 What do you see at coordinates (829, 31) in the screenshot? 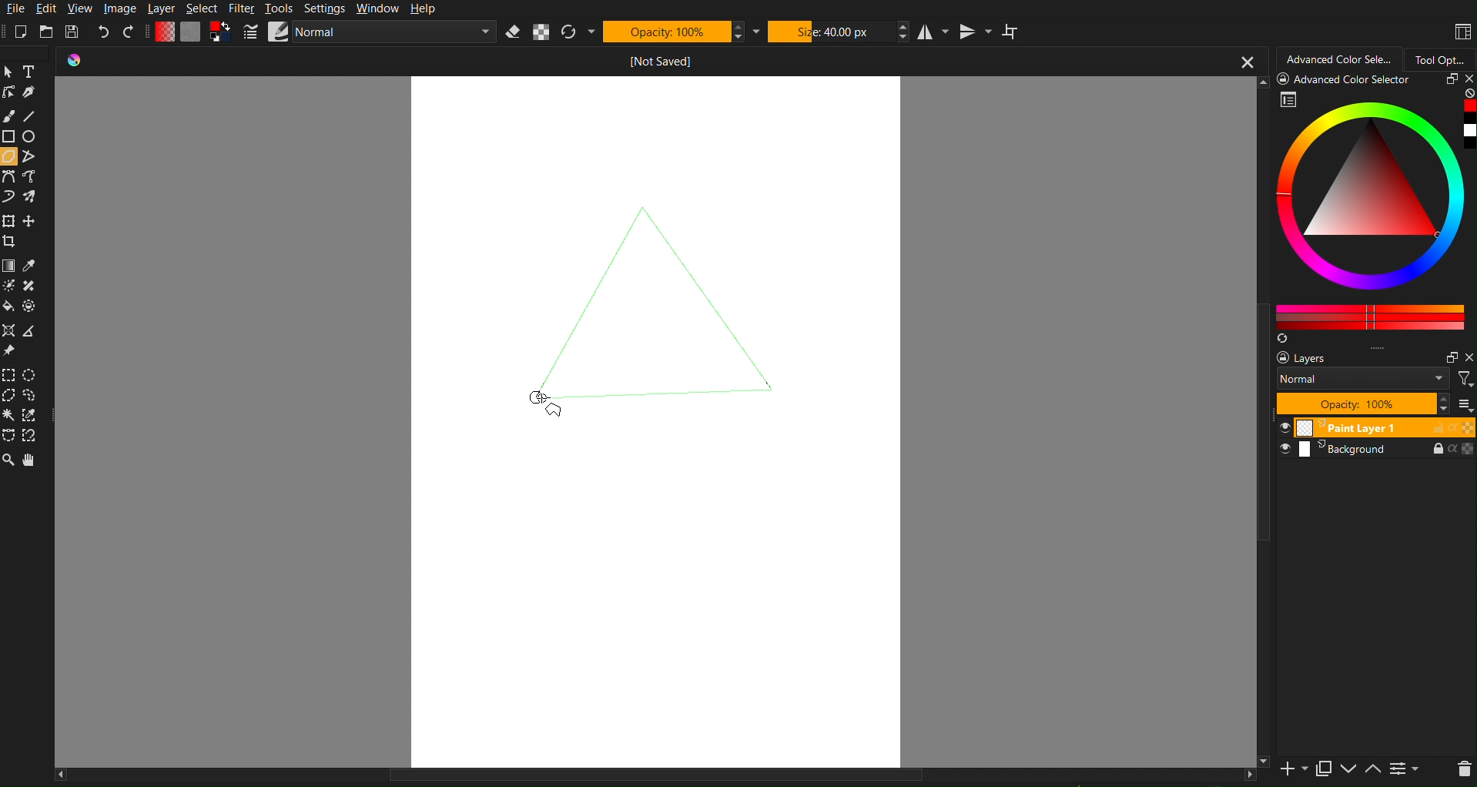
I see `Size: 40 px` at bounding box center [829, 31].